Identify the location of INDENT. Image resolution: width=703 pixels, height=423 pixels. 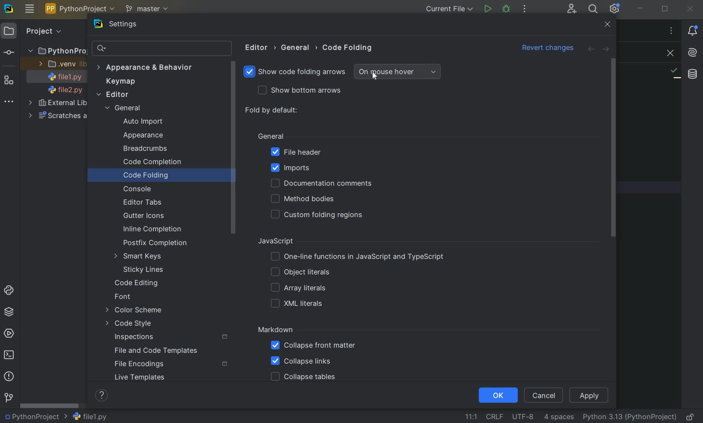
(558, 417).